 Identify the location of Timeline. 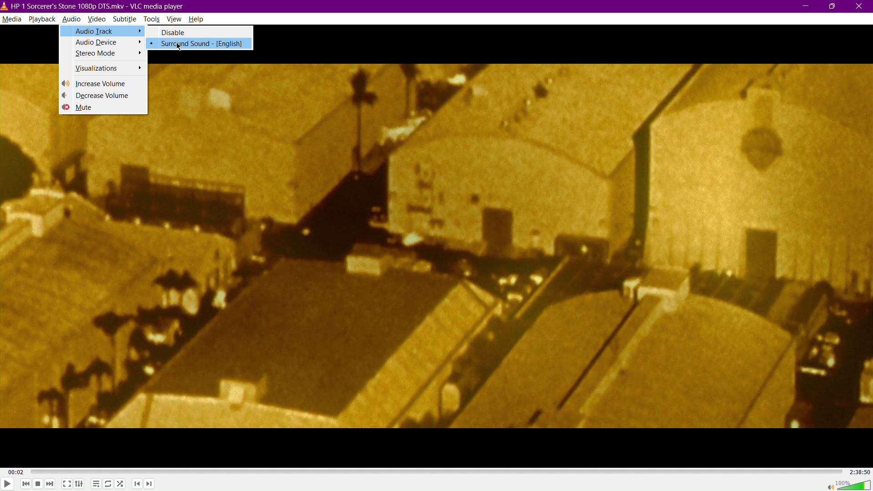
(435, 471).